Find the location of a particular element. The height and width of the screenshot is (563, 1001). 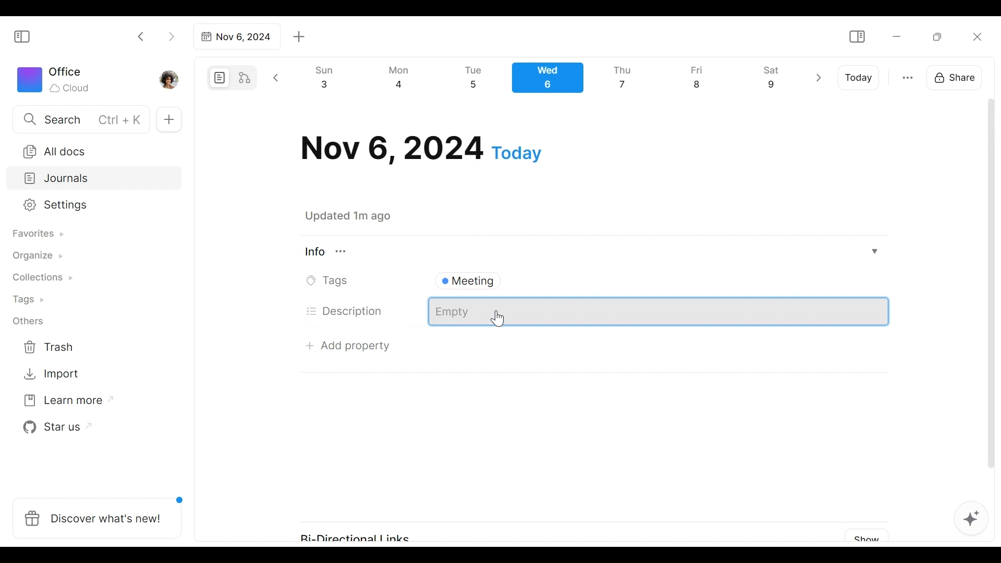

Favorites is located at coordinates (37, 234).